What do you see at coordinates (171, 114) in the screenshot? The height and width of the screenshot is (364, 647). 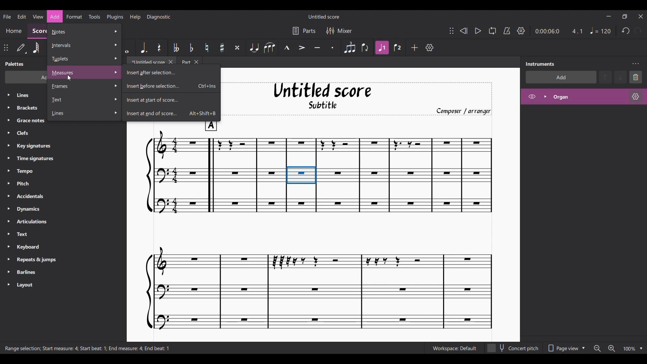 I see `Insert at end of score` at bounding box center [171, 114].